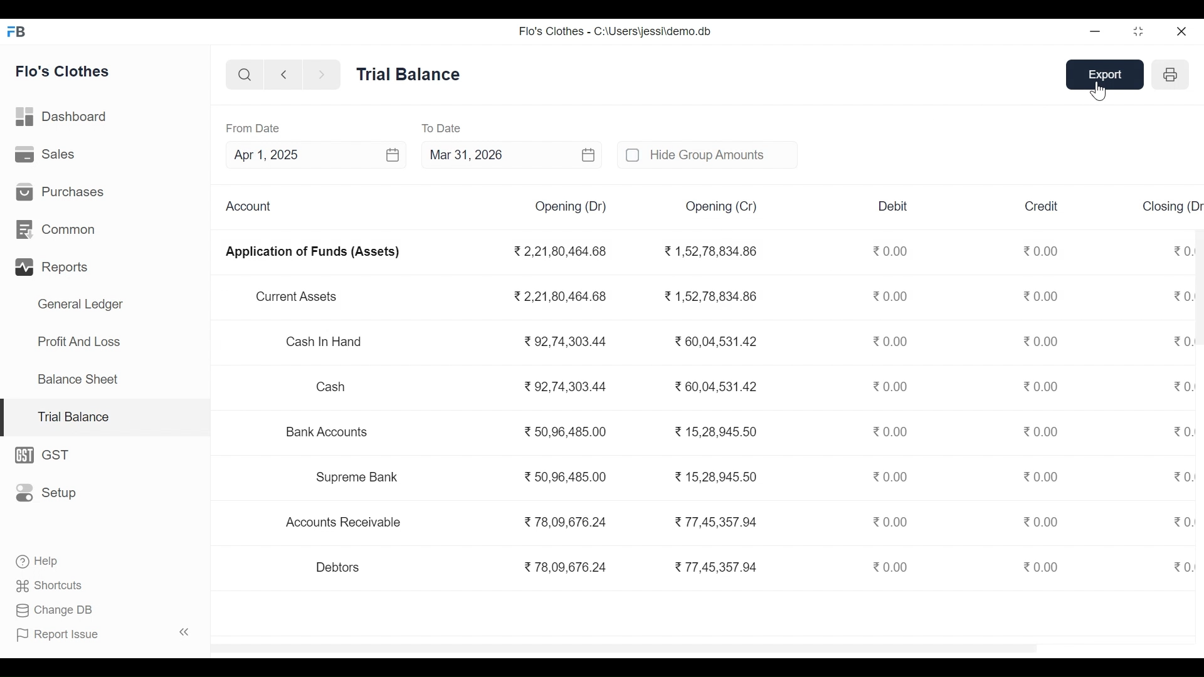 This screenshot has width=1204, height=677. What do you see at coordinates (362, 477) in the screenshot?
I see `Supreme Bank` at bounding box center [362, 477].